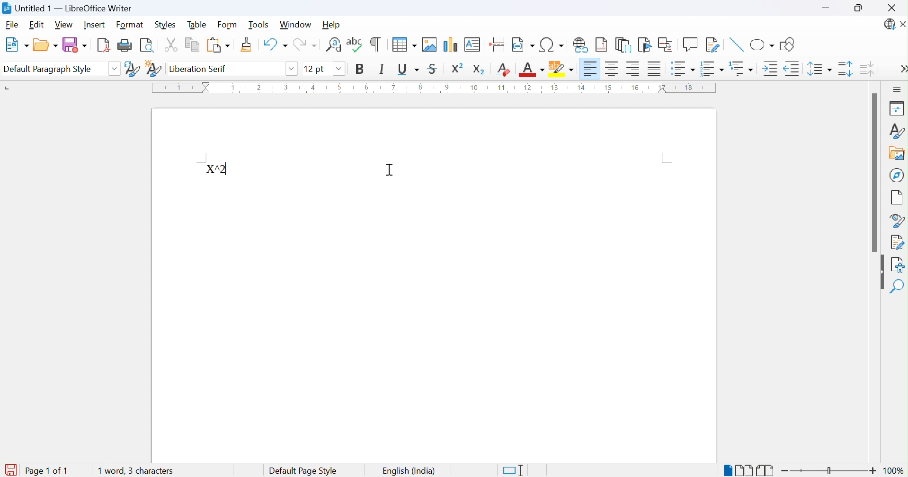 The height and width of the screenshot is (477, 908). Describe the element at coordinates (552, 44) in the screenshot. I see `Insert special characters` at that location.